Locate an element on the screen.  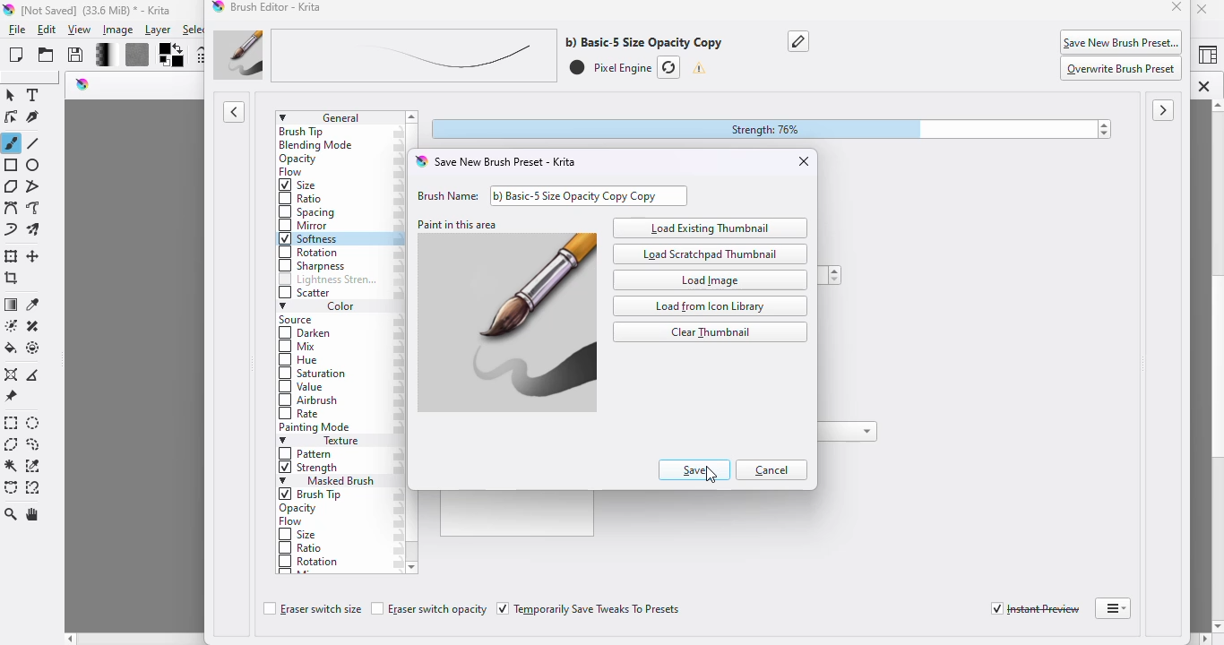
rotation is located at coordinates (307, 253).